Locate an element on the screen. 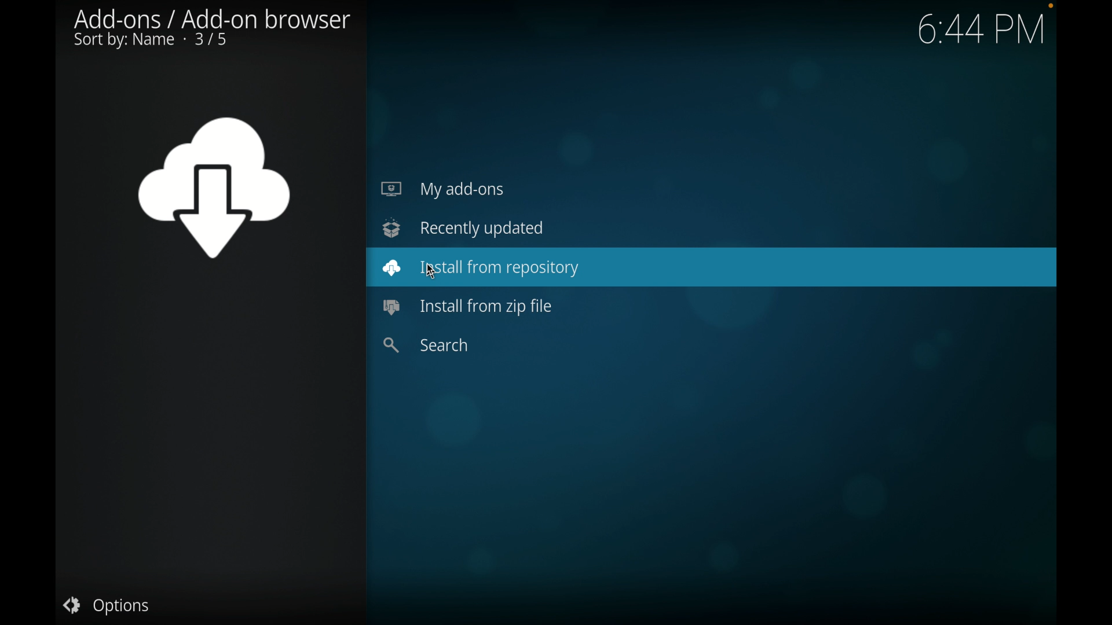 This screenshot has width=1112, height=625. install from zip file is located at coordinates (468, 308).